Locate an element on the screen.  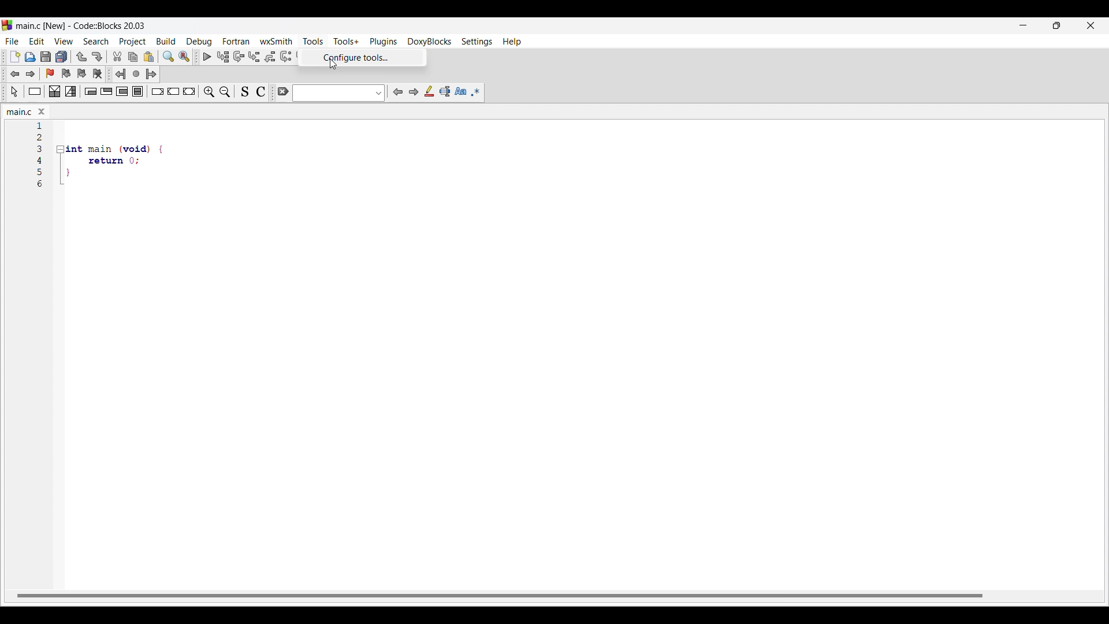
Zoom out is located at coordinates (225, 92).